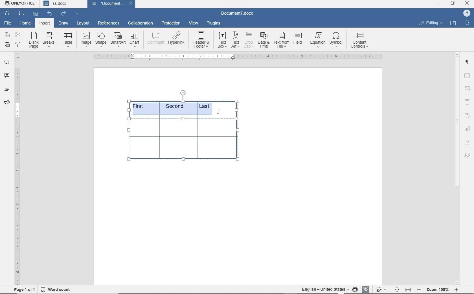  I want to click on SHAPE, so click(467, 115).